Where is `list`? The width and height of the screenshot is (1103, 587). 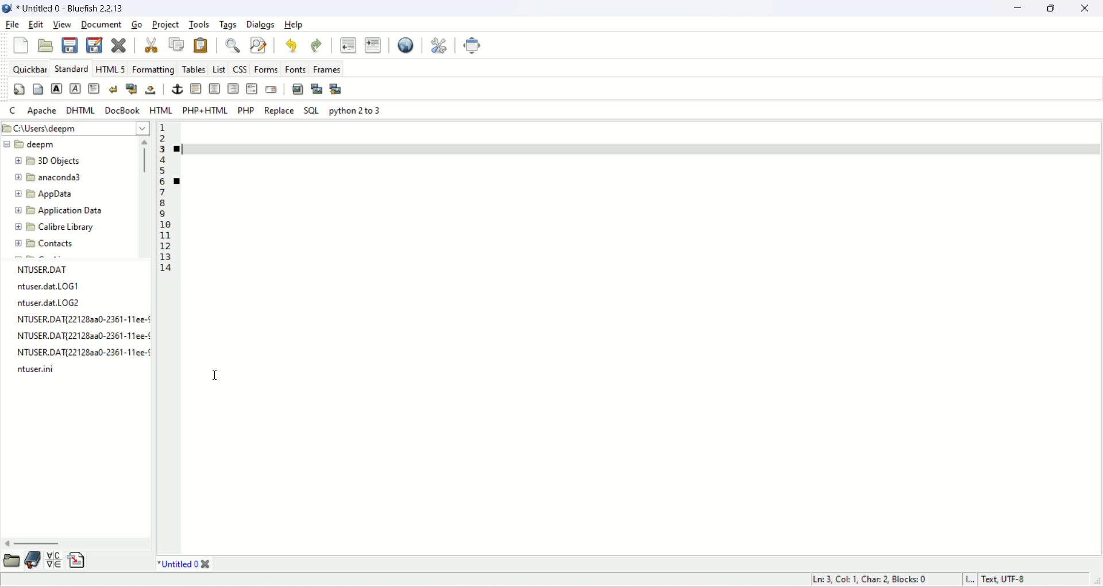
list is located at coordinates (218, 69).